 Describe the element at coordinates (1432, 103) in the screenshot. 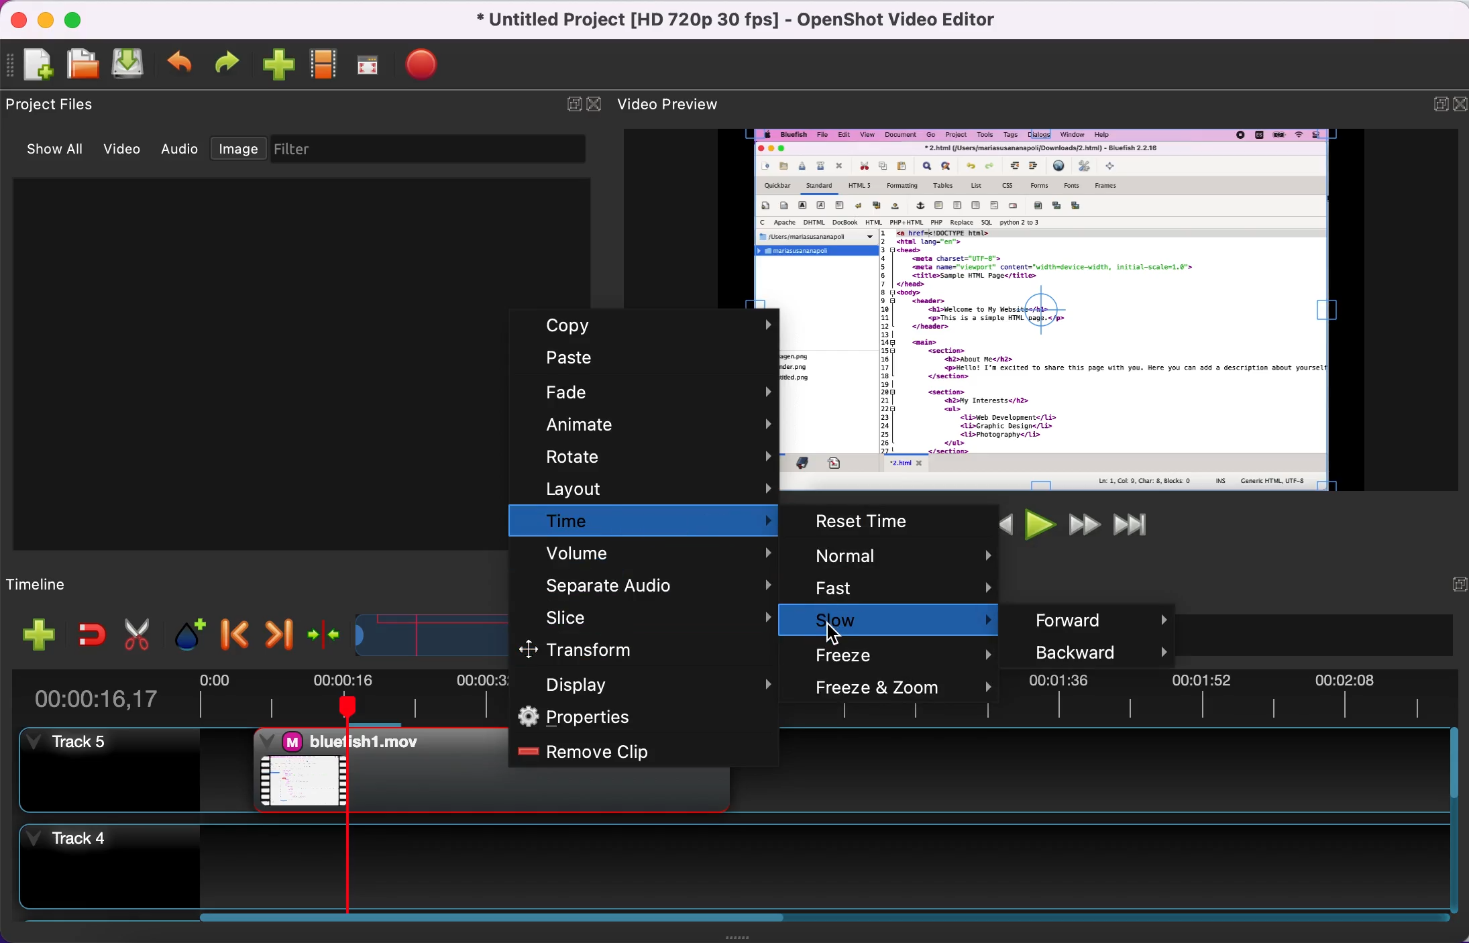

I see `expand/hide` at that location.